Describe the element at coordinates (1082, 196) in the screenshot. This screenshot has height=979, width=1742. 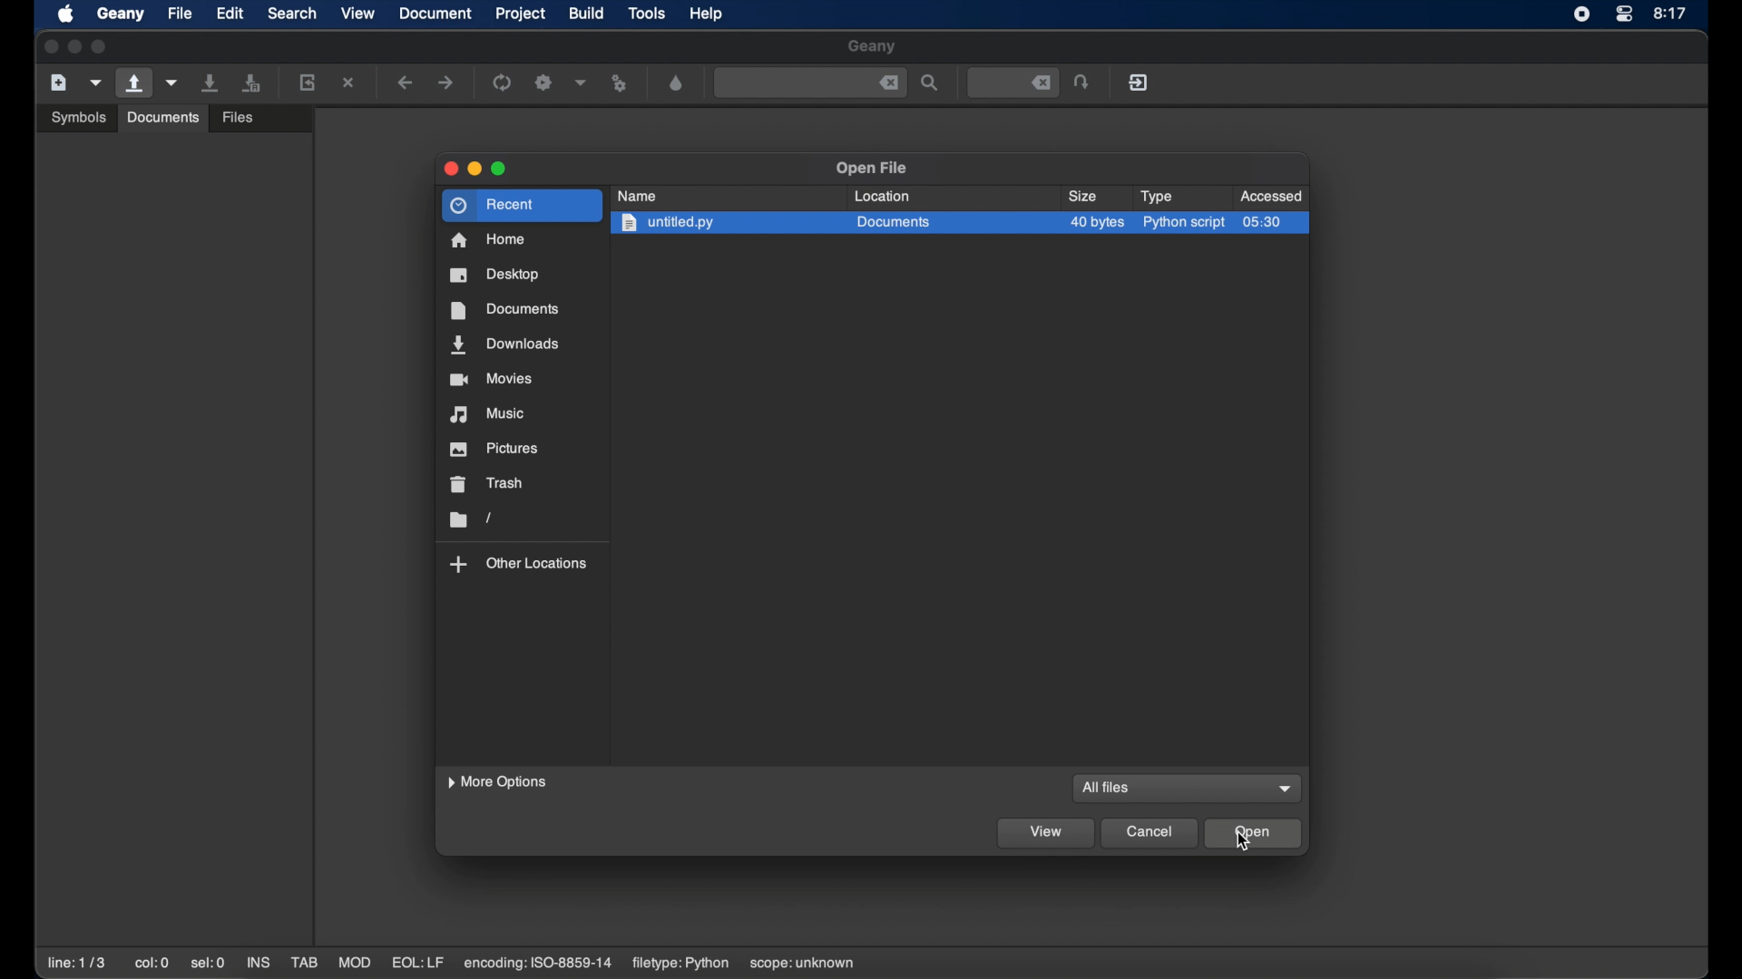
I see `size` at that location.